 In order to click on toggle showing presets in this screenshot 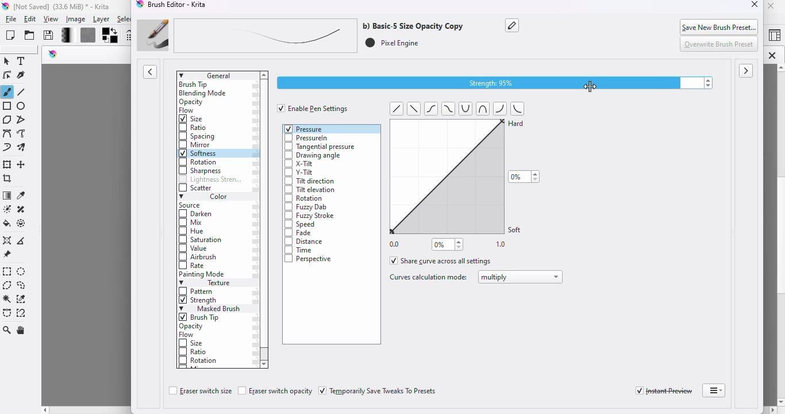, I will do `click(151, 72)`.